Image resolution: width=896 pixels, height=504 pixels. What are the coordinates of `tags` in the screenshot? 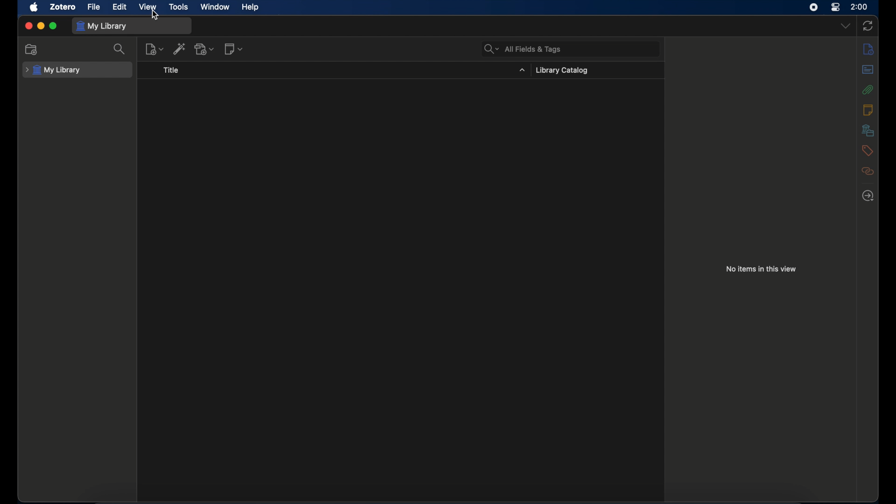 It's located at (868, 151).